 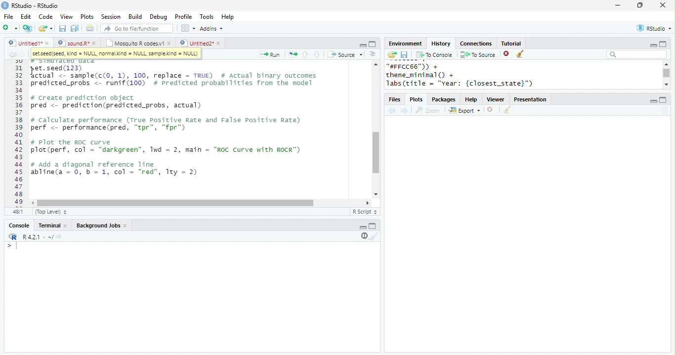 I want to click on clear, so click(x=521, y=54).